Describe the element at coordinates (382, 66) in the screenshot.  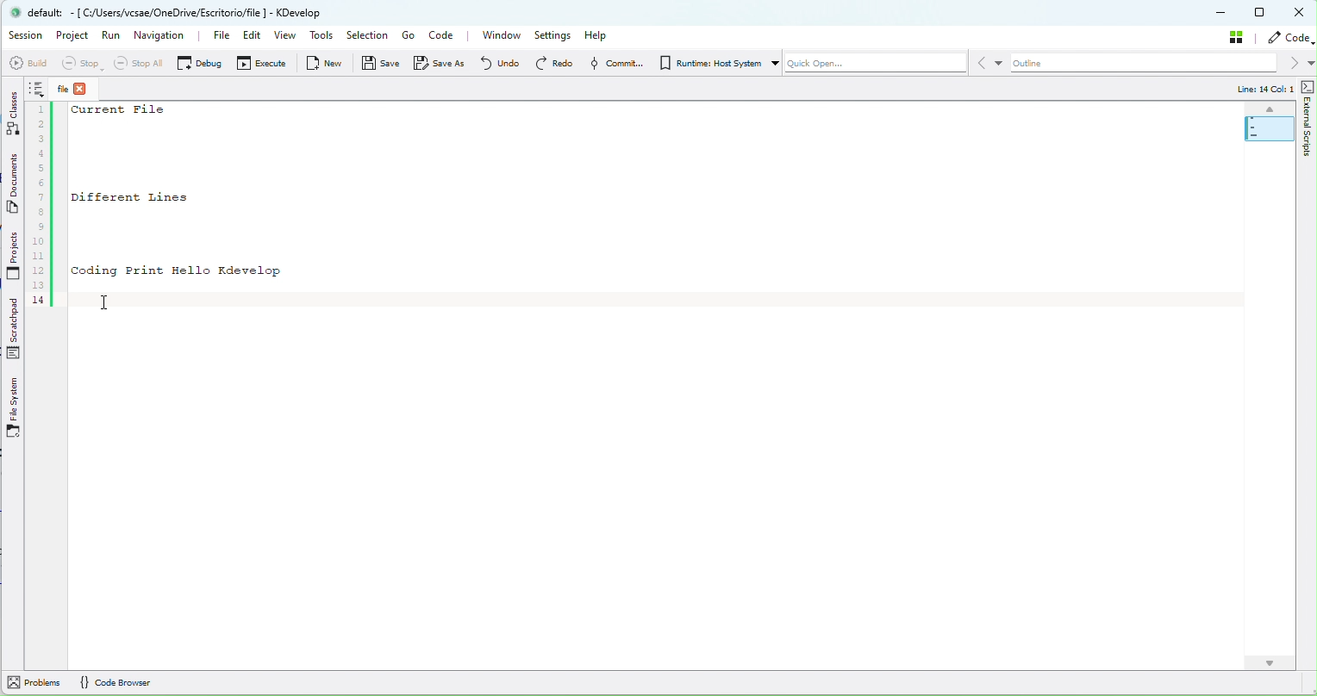
I see `Save` at that location.